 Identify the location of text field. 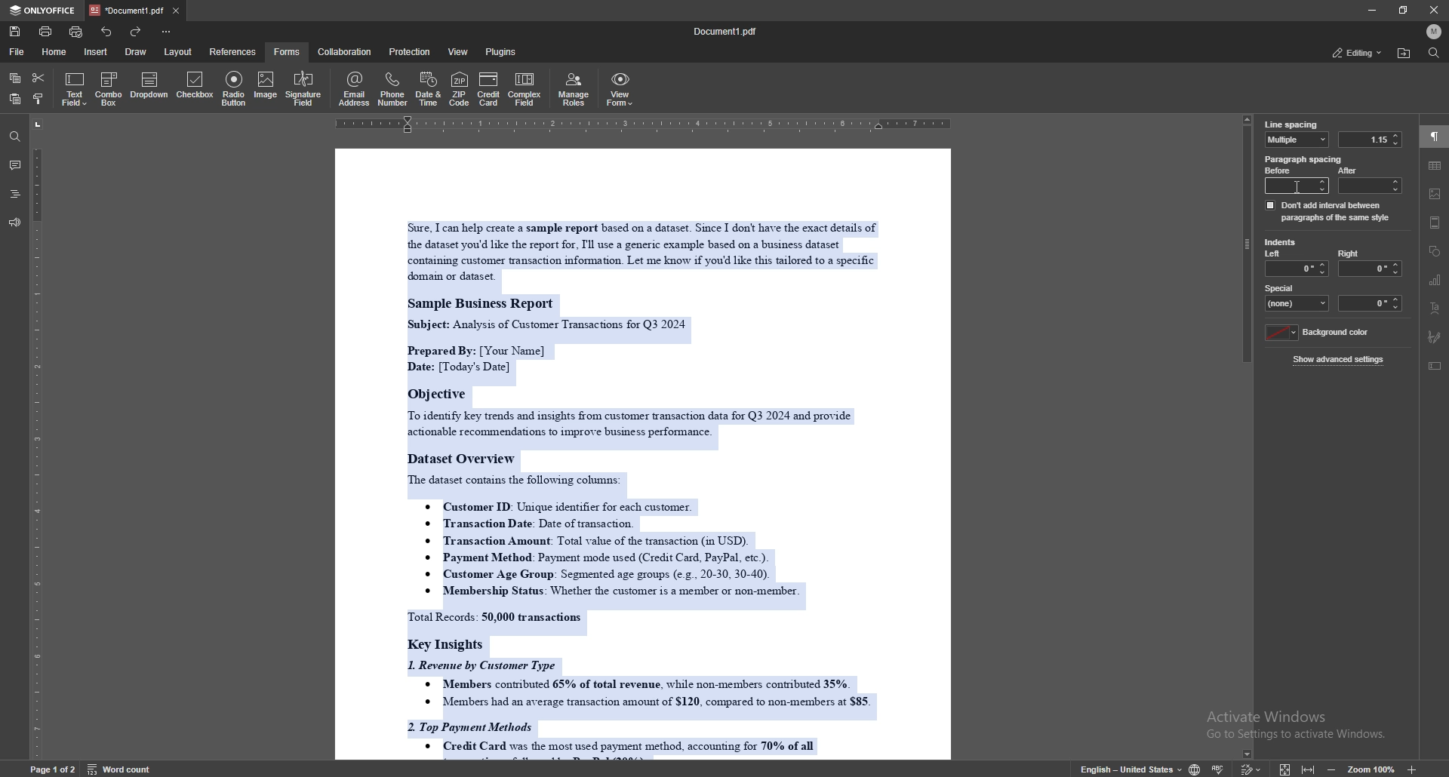
(75, 89).